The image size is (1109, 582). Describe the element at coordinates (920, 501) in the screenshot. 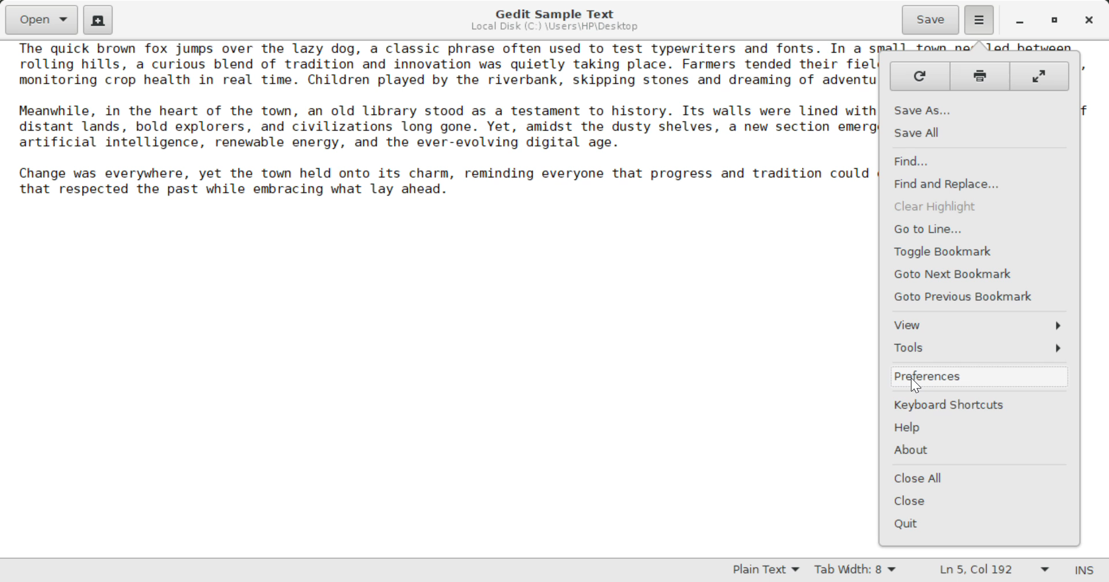

I see `Close` at that location.